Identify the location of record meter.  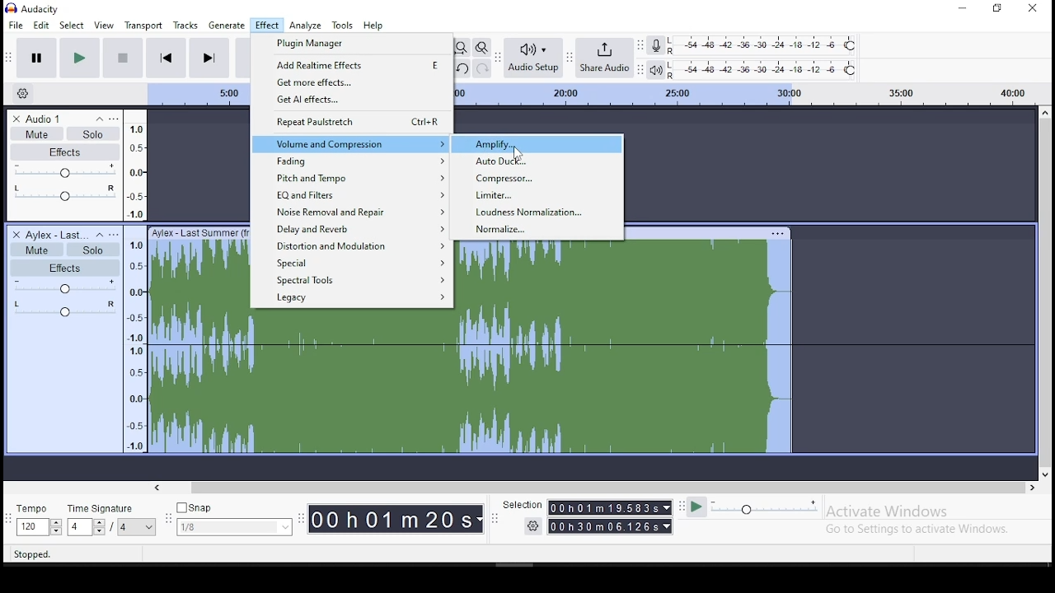
(655, 46).